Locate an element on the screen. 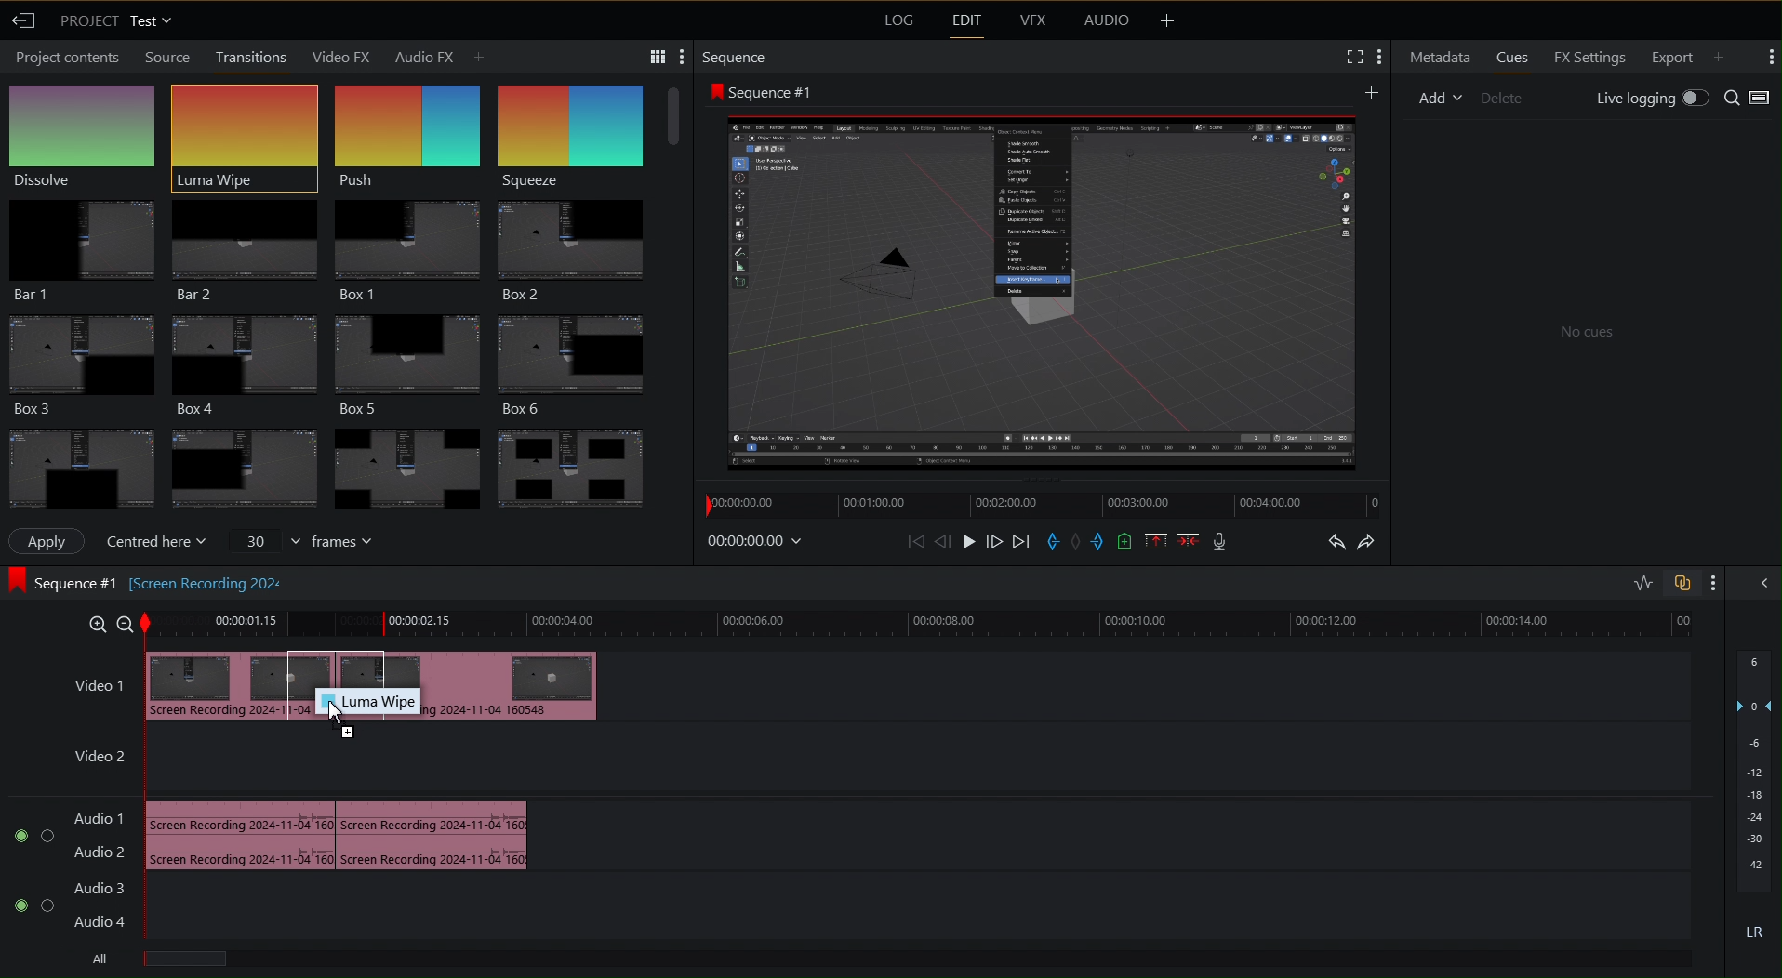 The image size is (1782, 978). Entry Marker is located at coordinates (1052, 542).